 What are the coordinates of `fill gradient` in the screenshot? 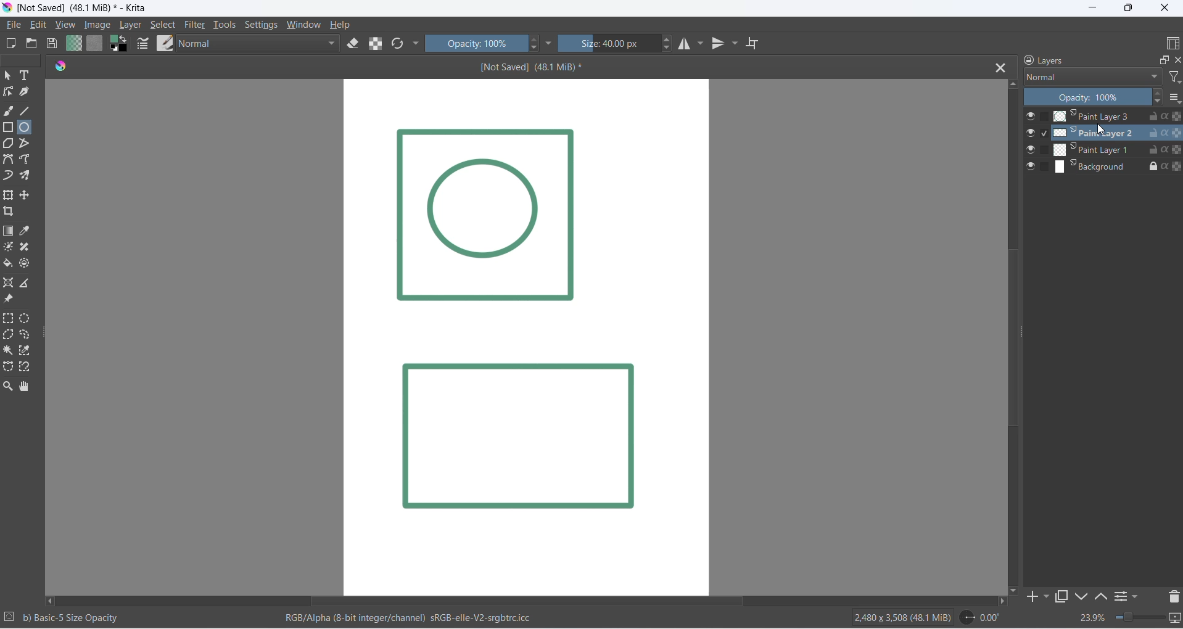 It's located at (75, 44).